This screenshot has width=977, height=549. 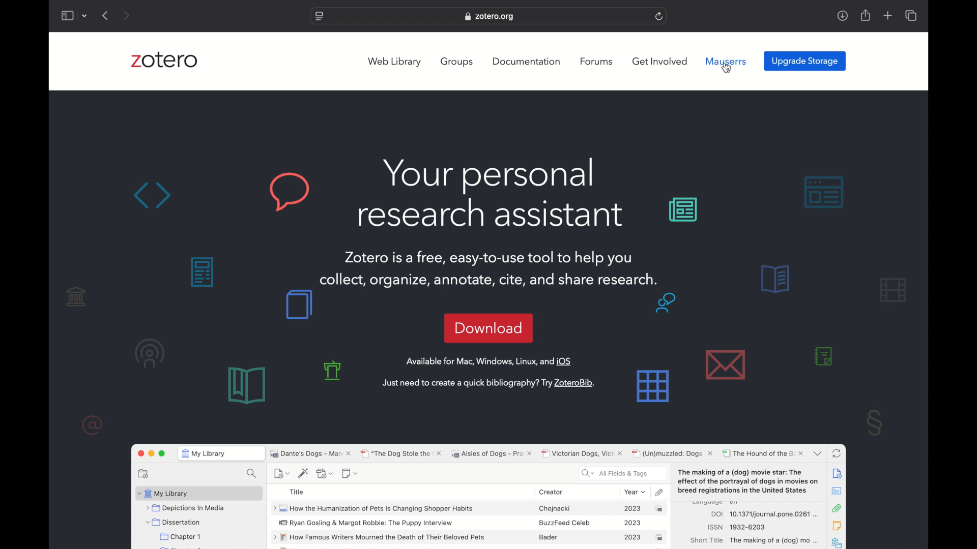 I want to click on Available for mac, windows, linux and OS, so click(x=491, y=361).